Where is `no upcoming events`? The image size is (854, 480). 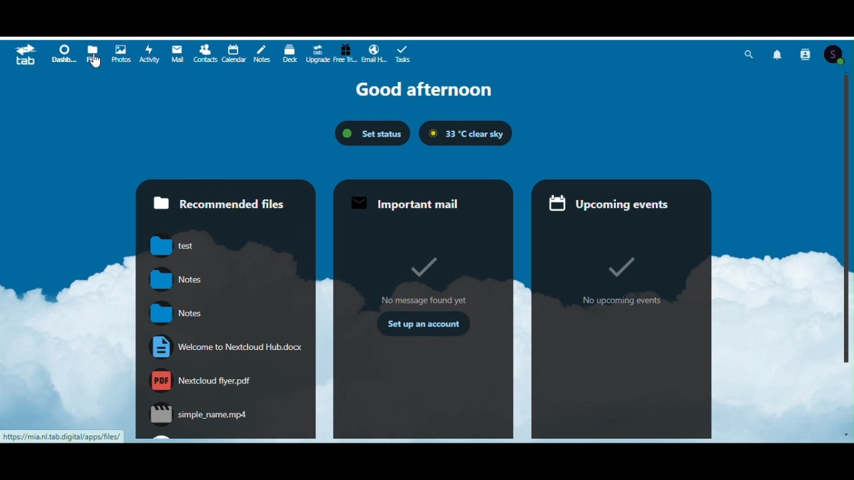 no upcoming events is located at coordinates (619, 280).